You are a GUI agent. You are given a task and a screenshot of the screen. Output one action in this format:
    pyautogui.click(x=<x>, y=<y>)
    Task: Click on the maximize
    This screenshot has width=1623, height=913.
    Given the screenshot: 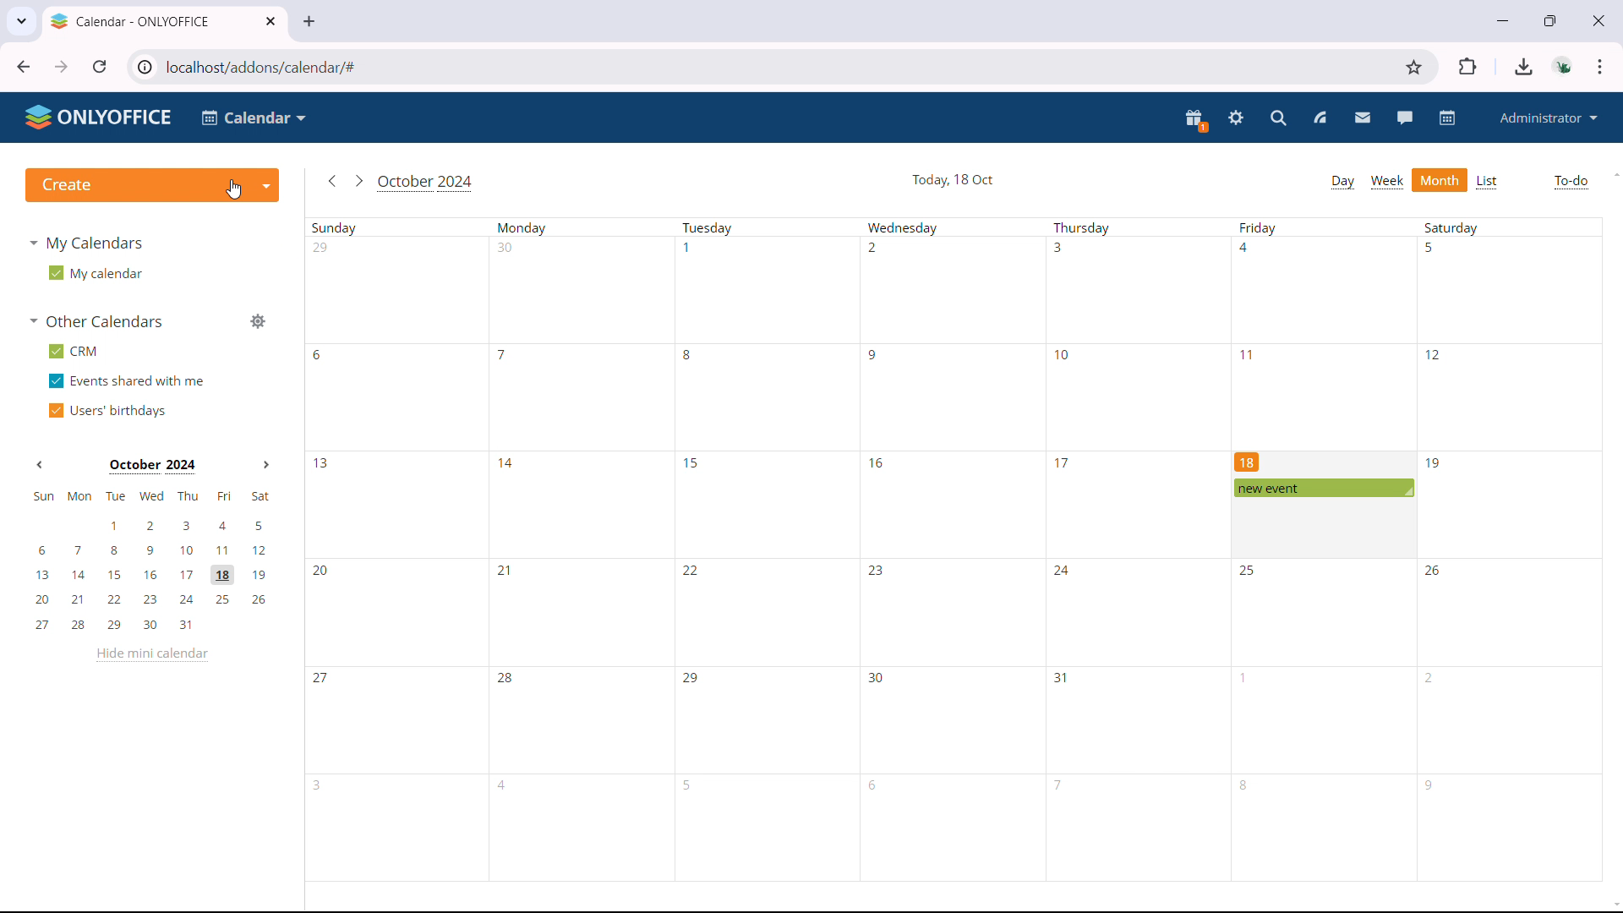 What is the action you would take?
    pyautogui.click(x=1550, y=19)
    